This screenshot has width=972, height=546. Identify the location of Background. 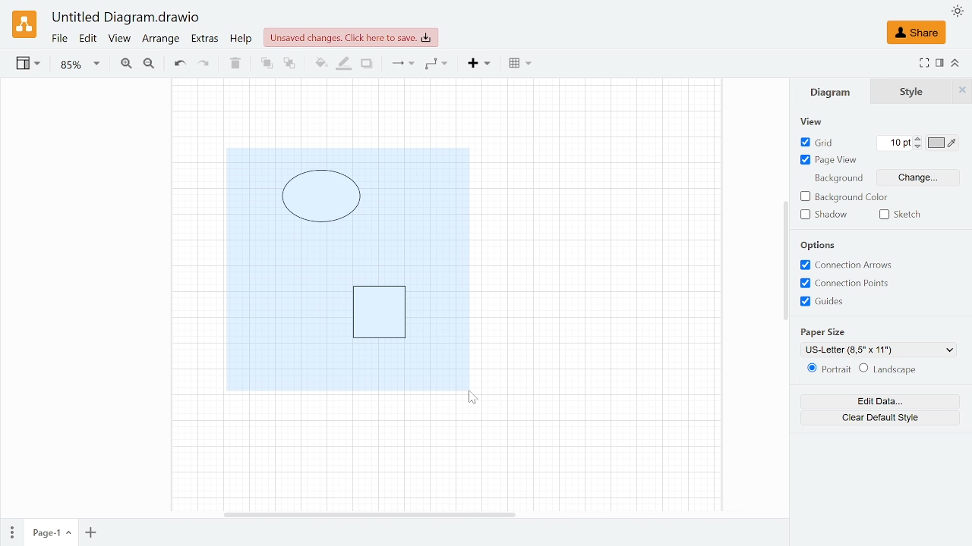
(837, 180).